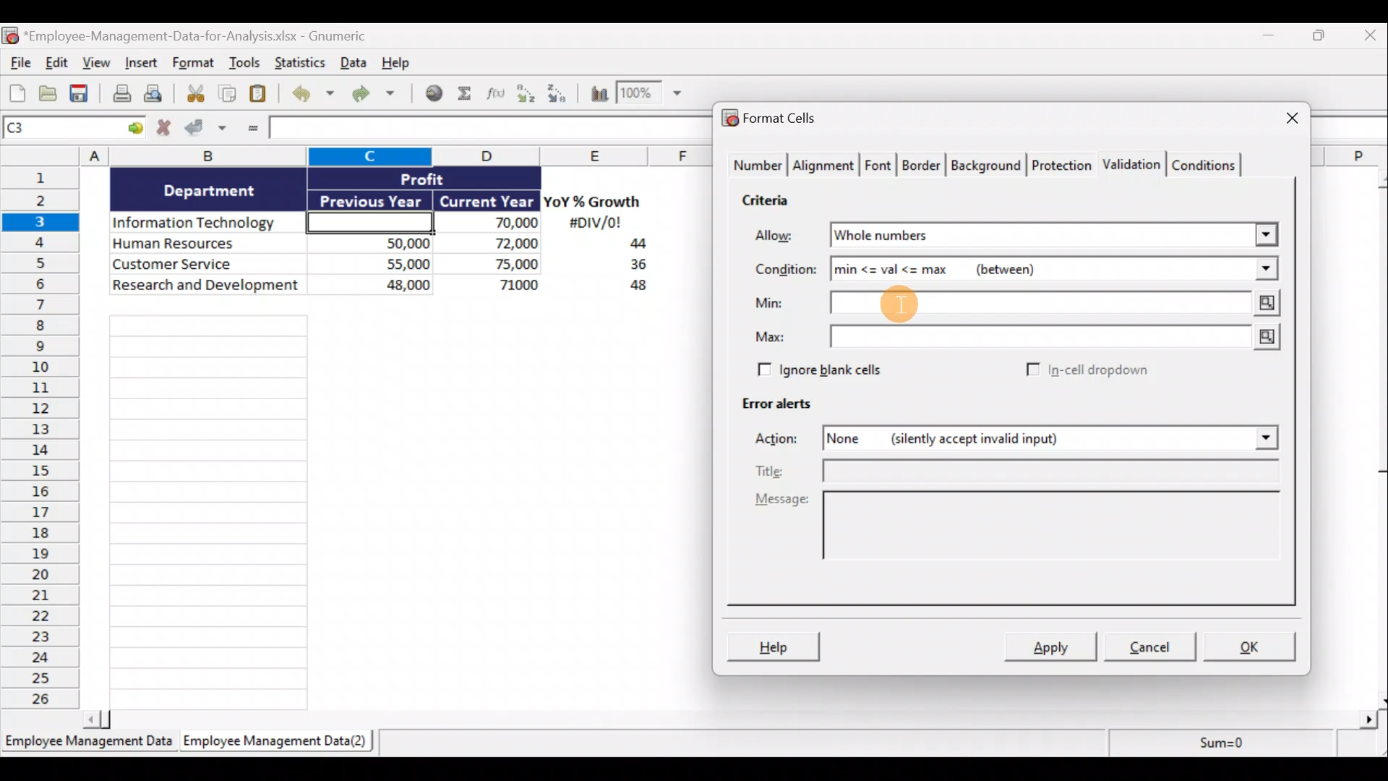  I want to click on Scroll bar, so click(735, 717).